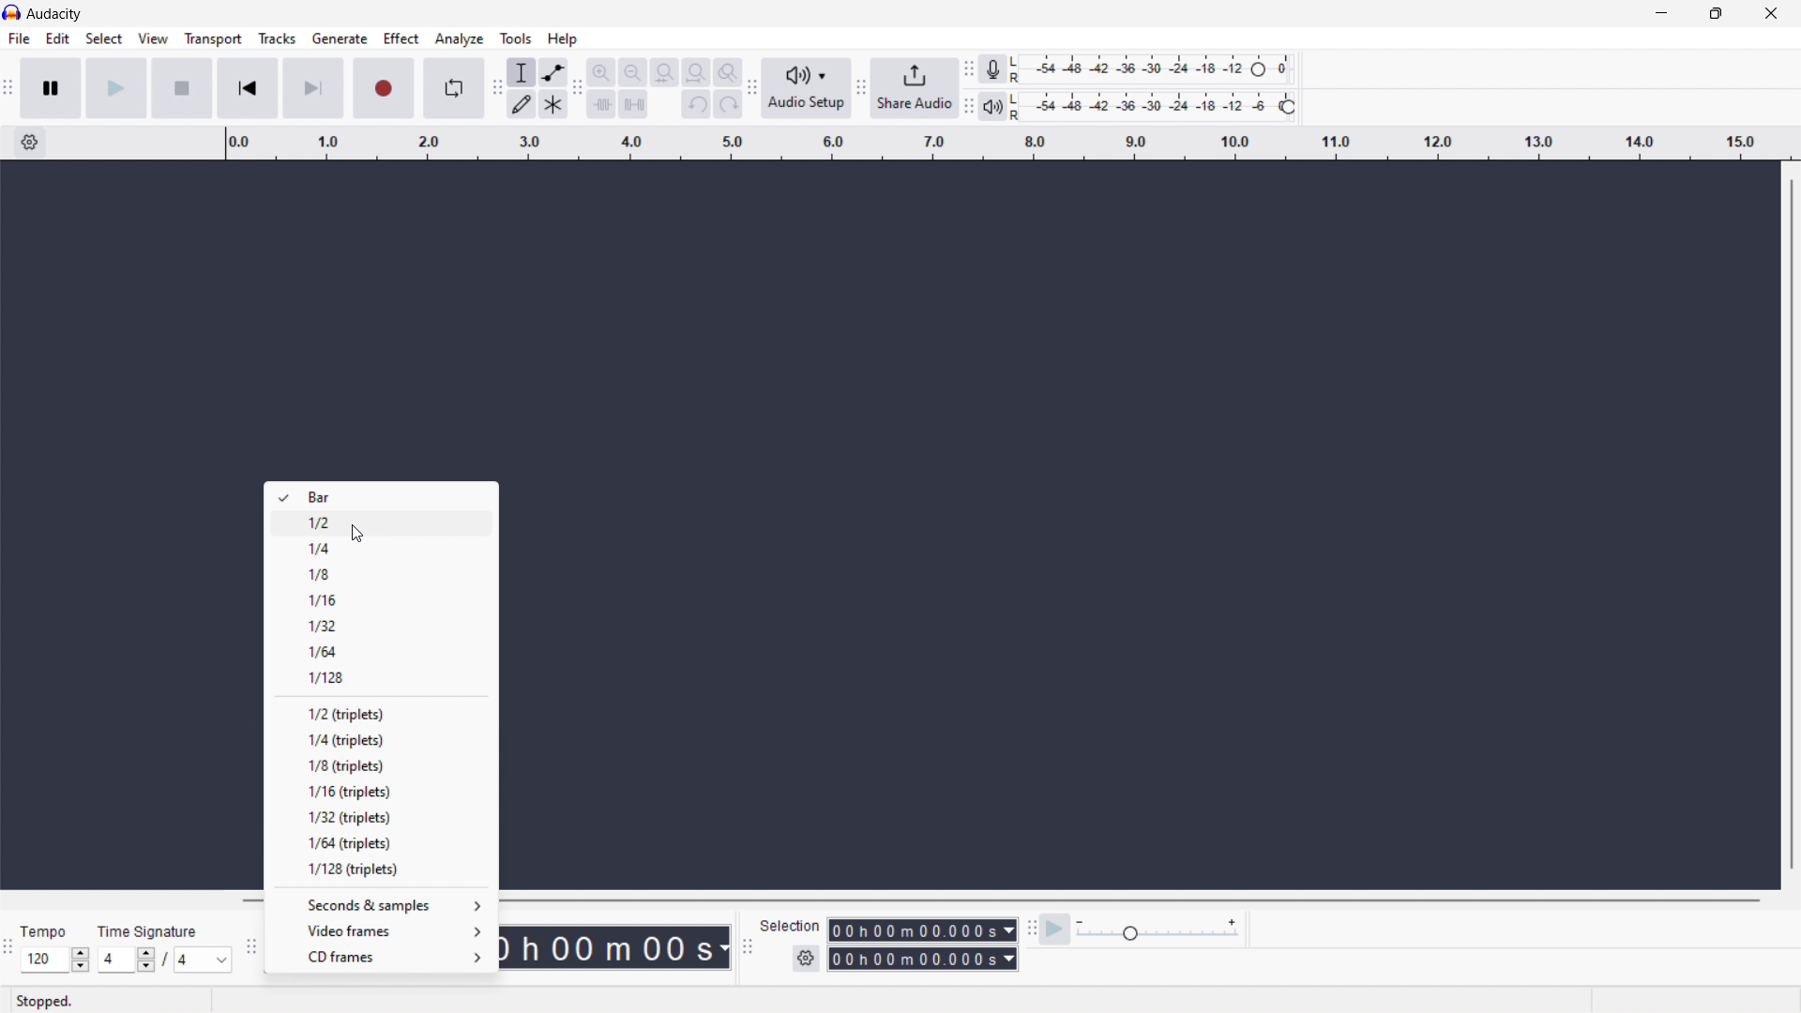 The width and height of the screenshot is (1801, 1013). Describe the element at coordinates (153, 38) in the screenshot. I see `view` at that location.